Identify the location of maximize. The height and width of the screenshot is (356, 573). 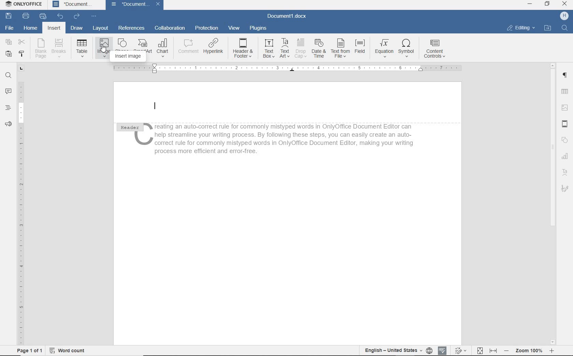
(547, 4).